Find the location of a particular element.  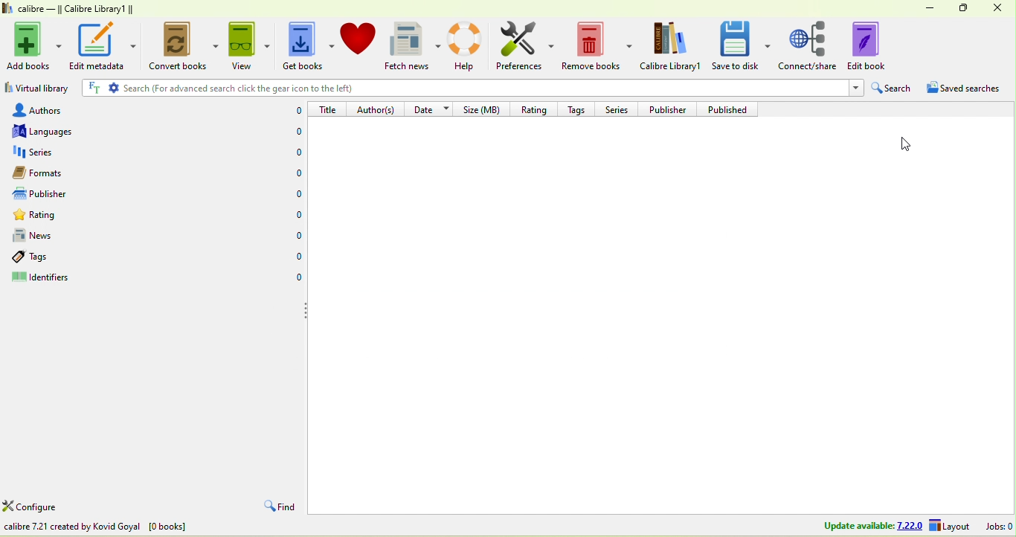

remove books is located at coordinates (598, 47).